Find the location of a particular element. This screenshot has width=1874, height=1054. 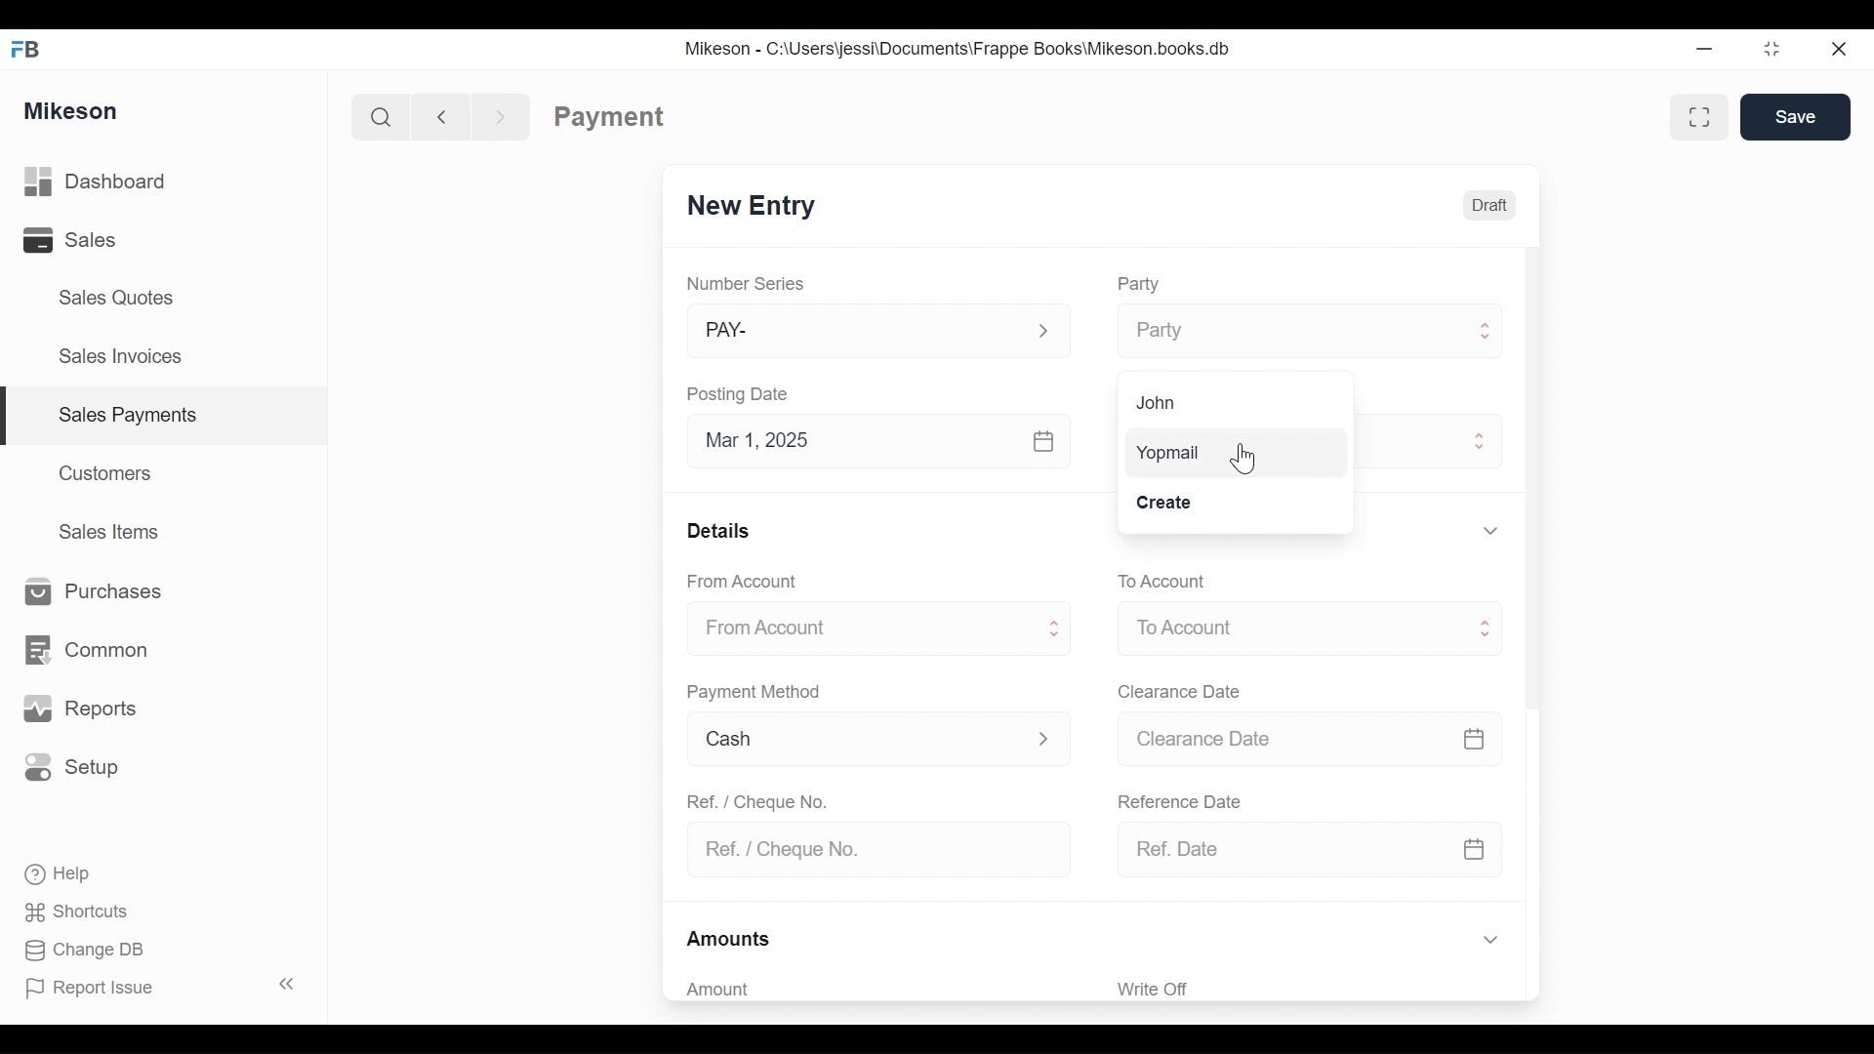

To account is located at coordinates (1177, 579).